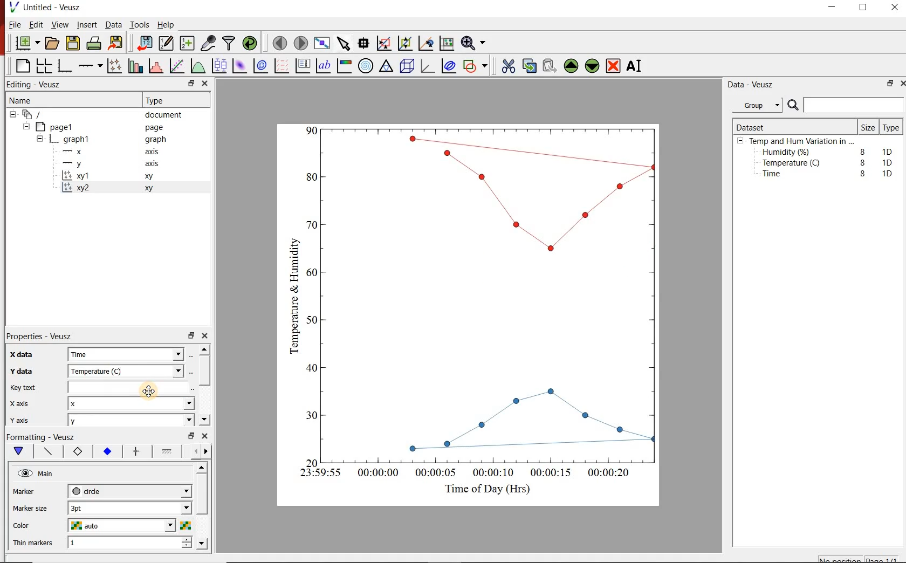 This screenshot has height=563, width=906. What do you see at coordinates (507, 65) in the screenshot?
I see `cut the selected widget` at bounding box center [507, 65].